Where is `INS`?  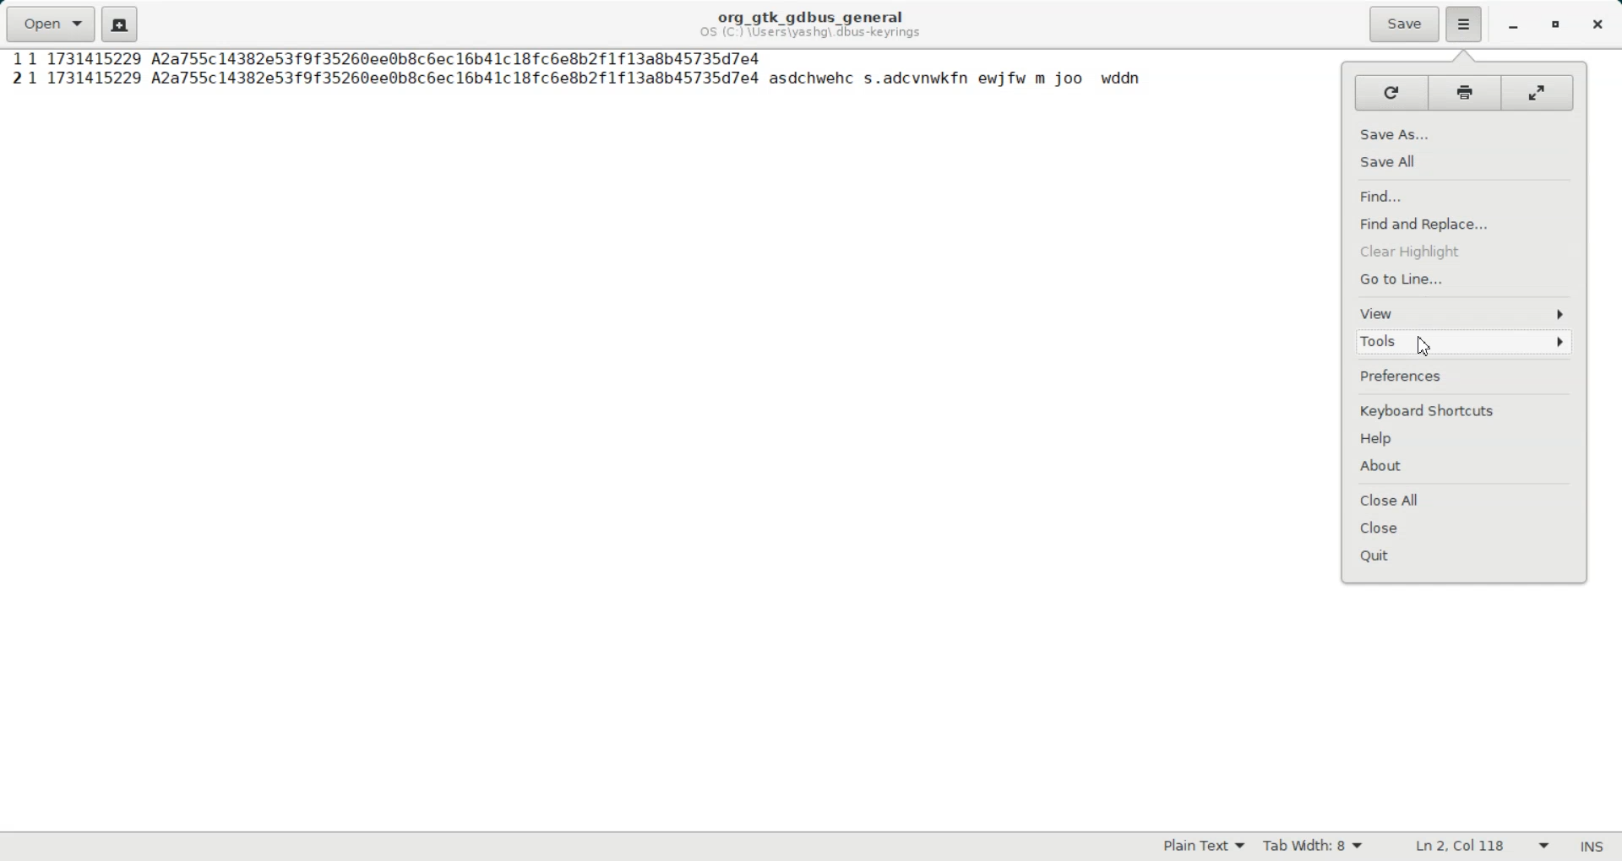
INS is located at coordinates (1592, 847).